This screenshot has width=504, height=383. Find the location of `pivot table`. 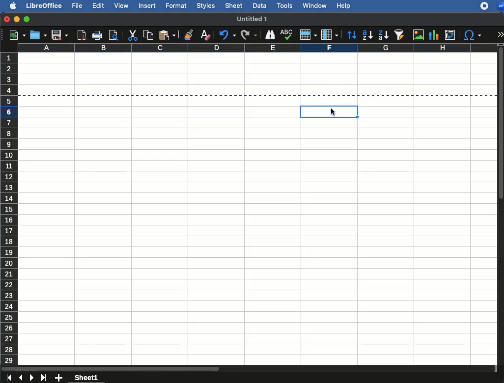

pivot table is located at coordinates (449, 34).